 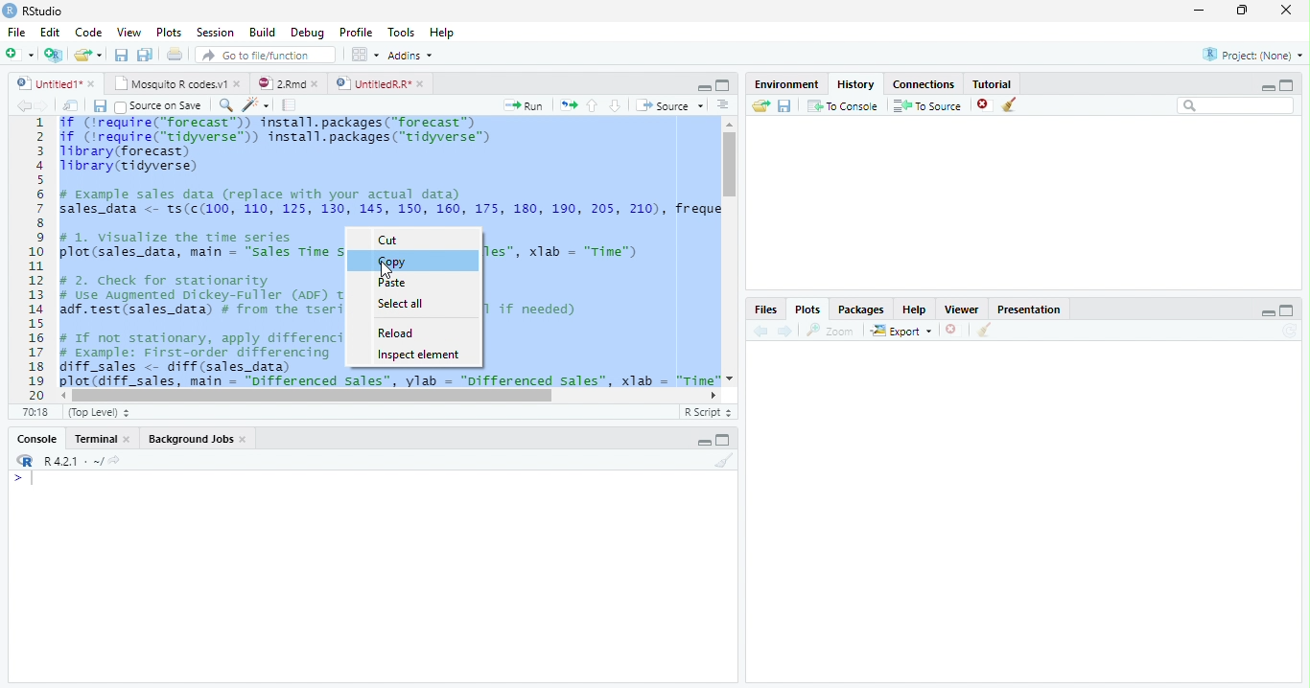 I want to click on R 4.2.1 . ~ /, so click(x=73, y=462).